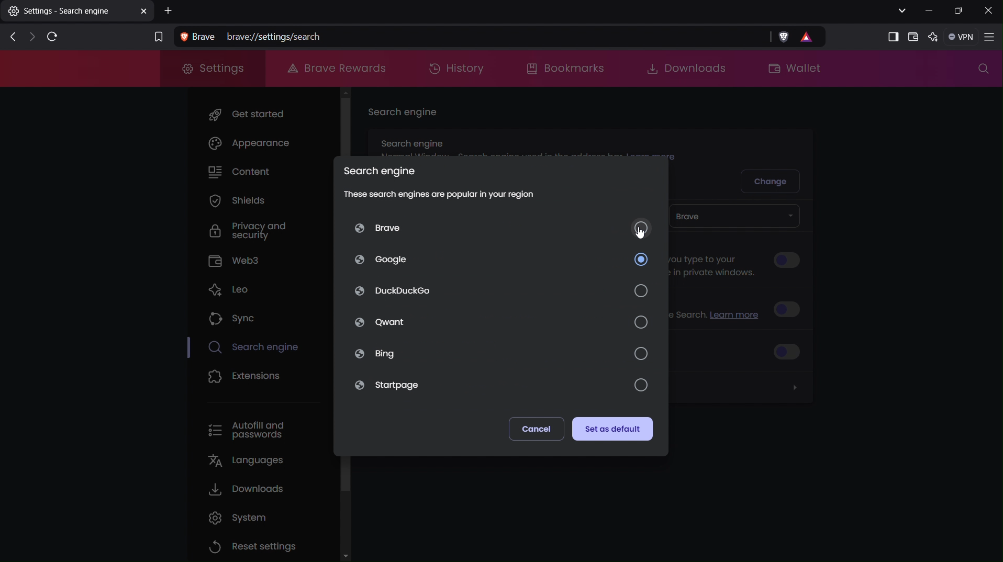 The image size is (1003, 562). I want to click on Brave, so click(736, 216).